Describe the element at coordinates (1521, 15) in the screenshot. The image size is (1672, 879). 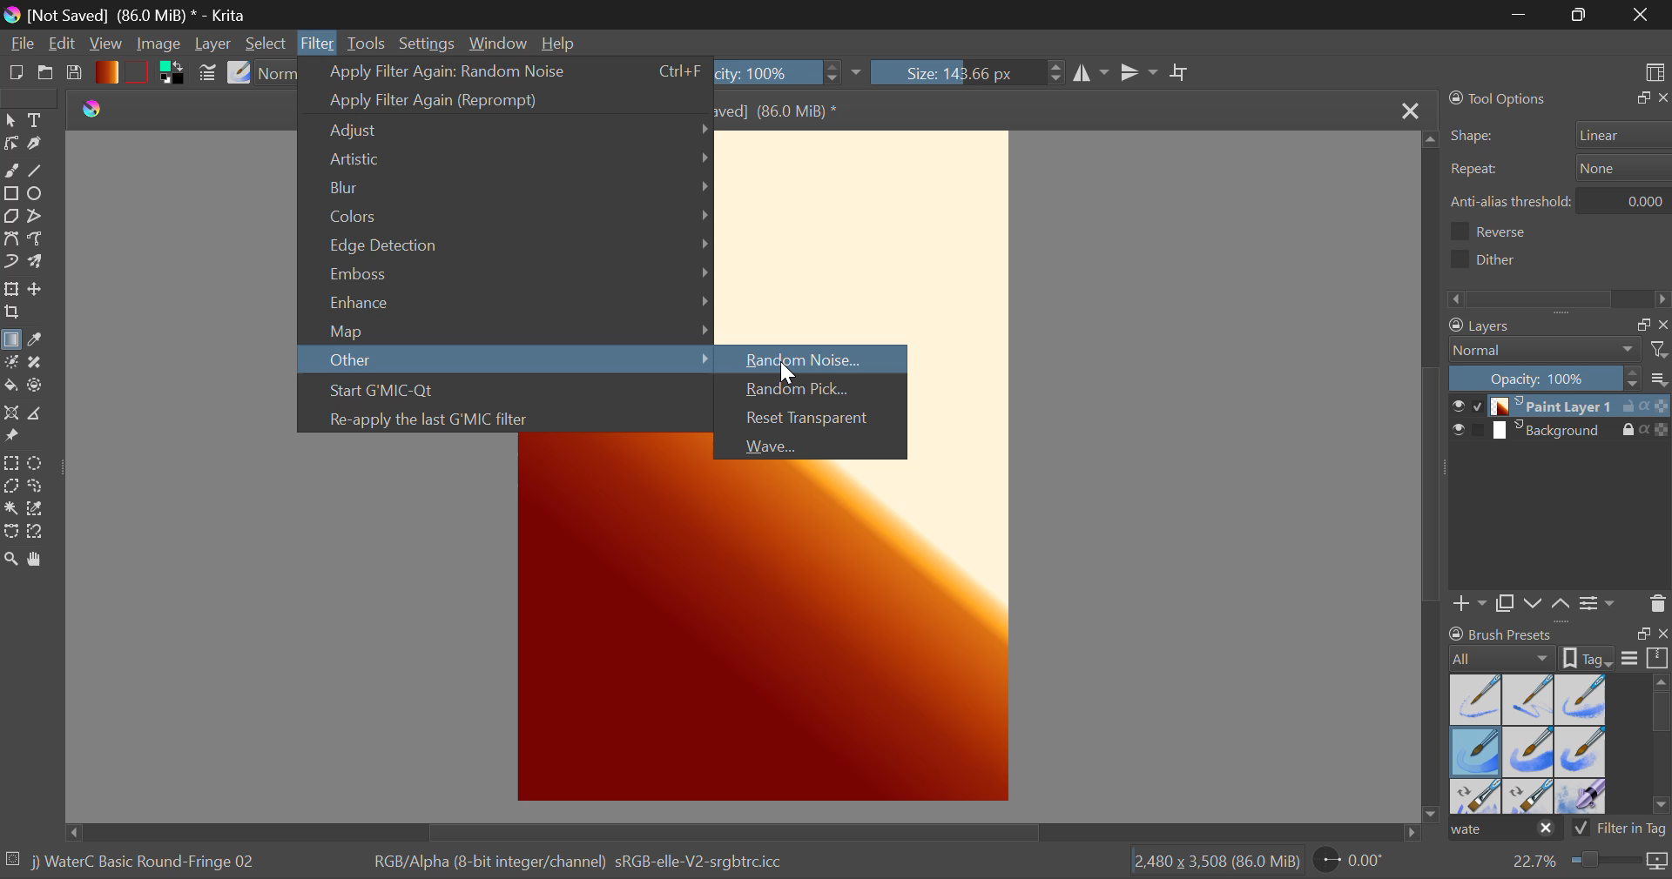
I see `Restore Down` at that location.